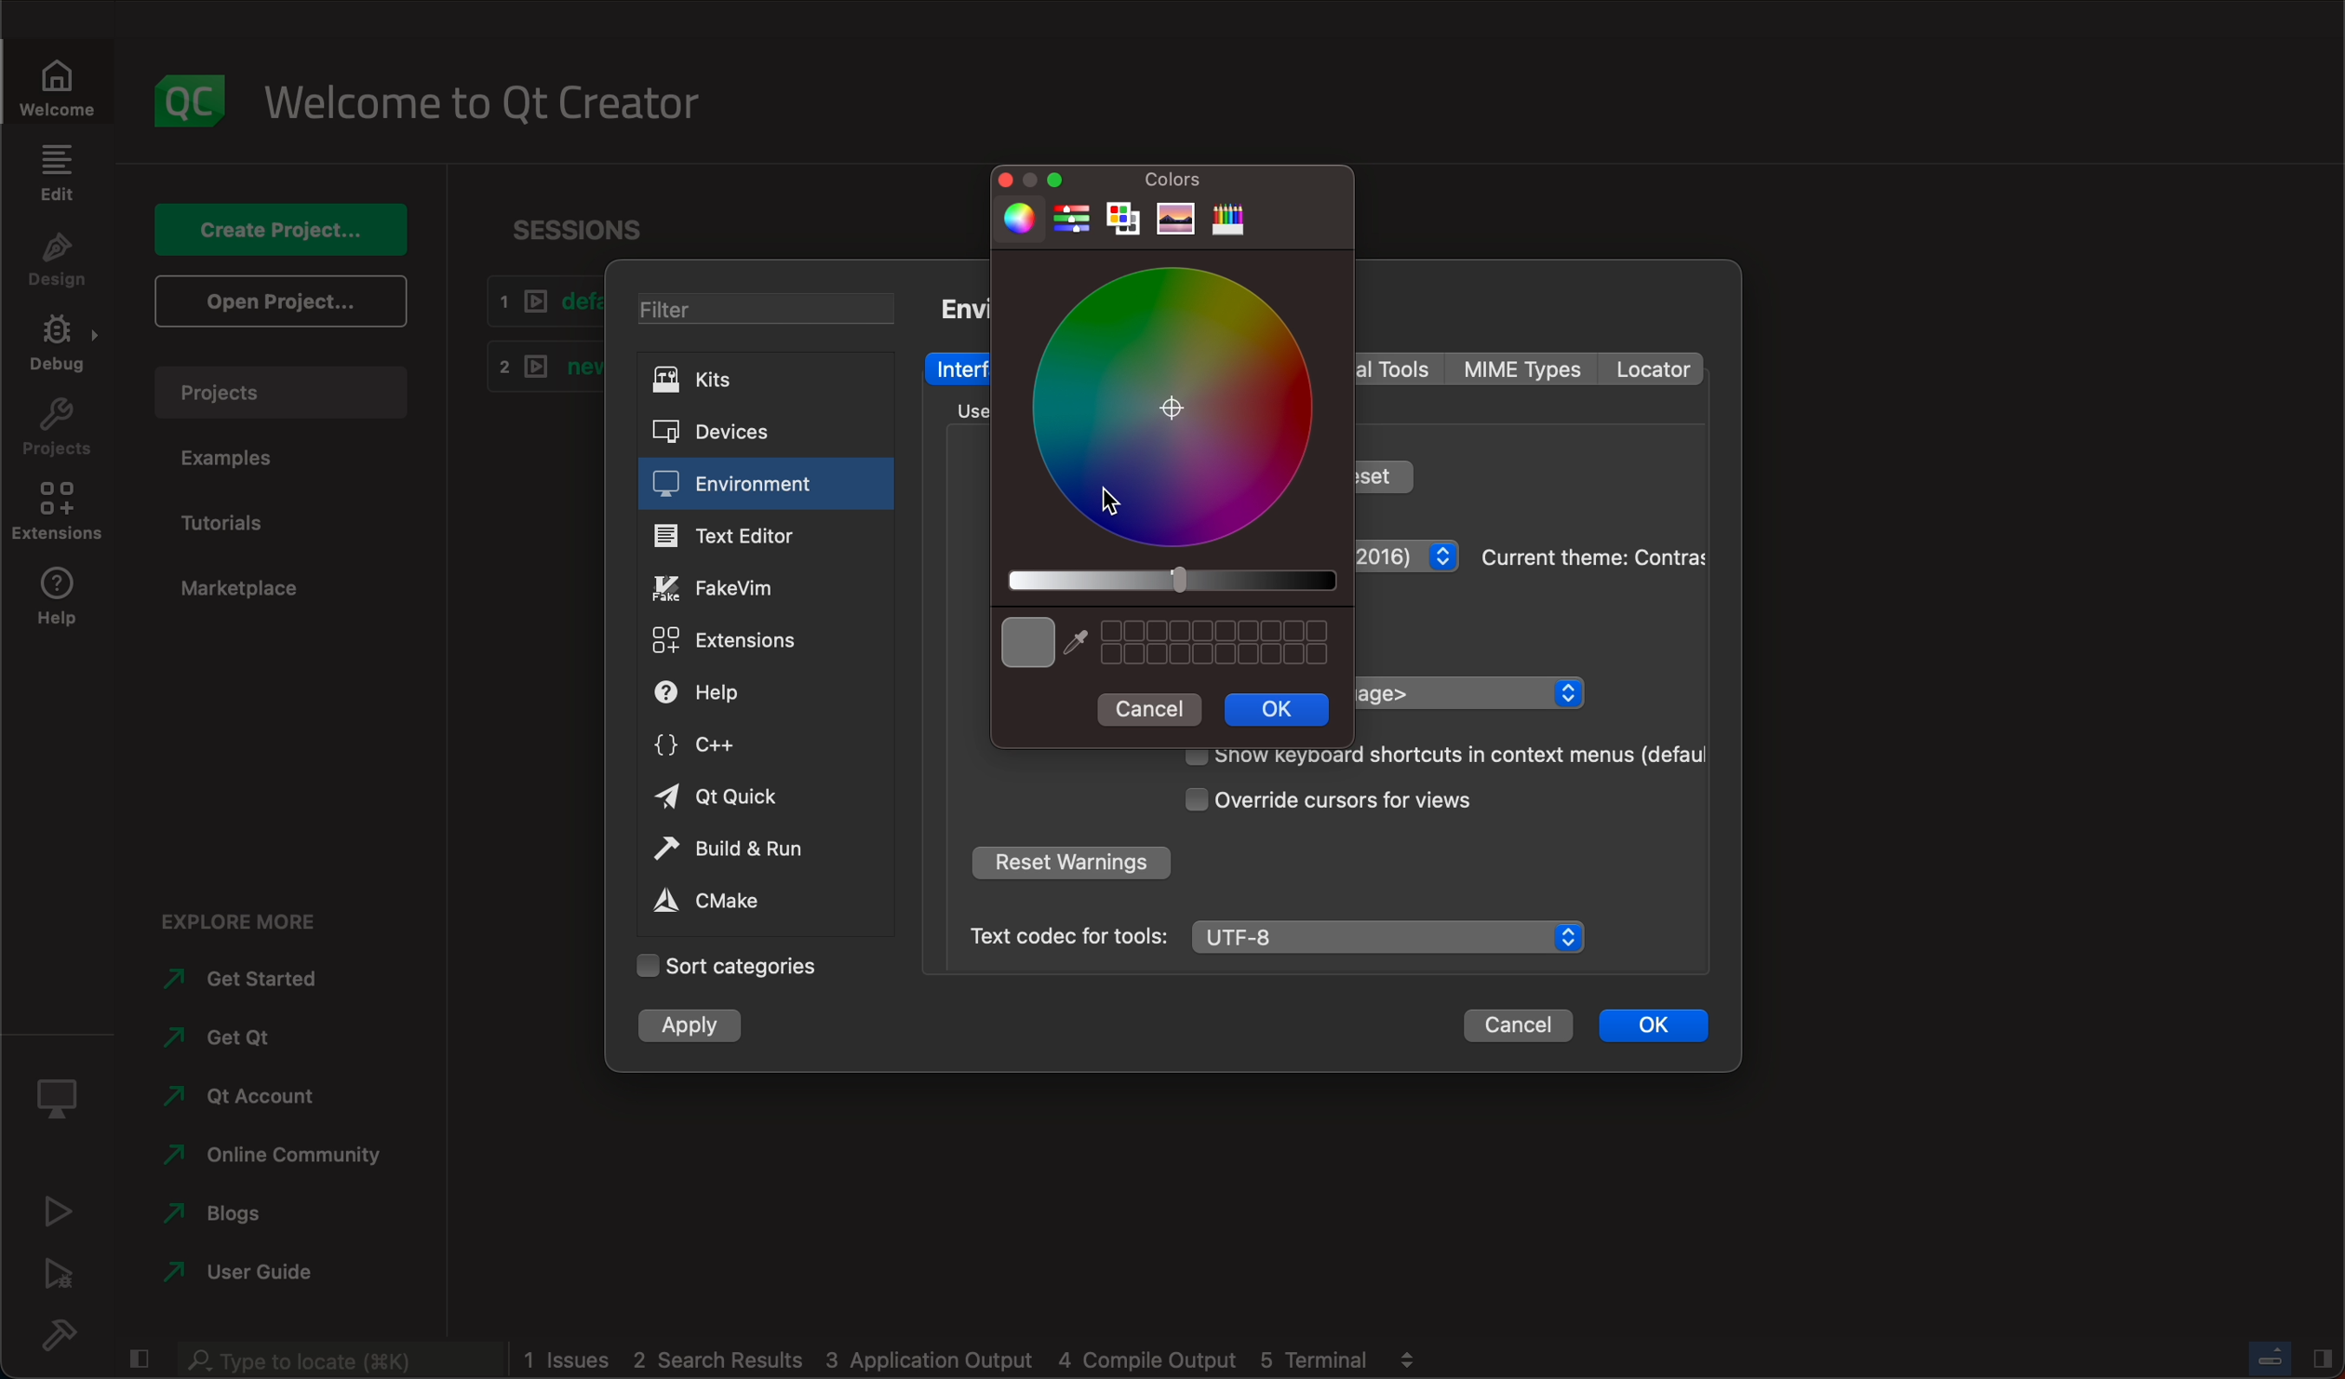 This screenshot has width=2345, height=1379. I want to click on project, so click(60, 433).